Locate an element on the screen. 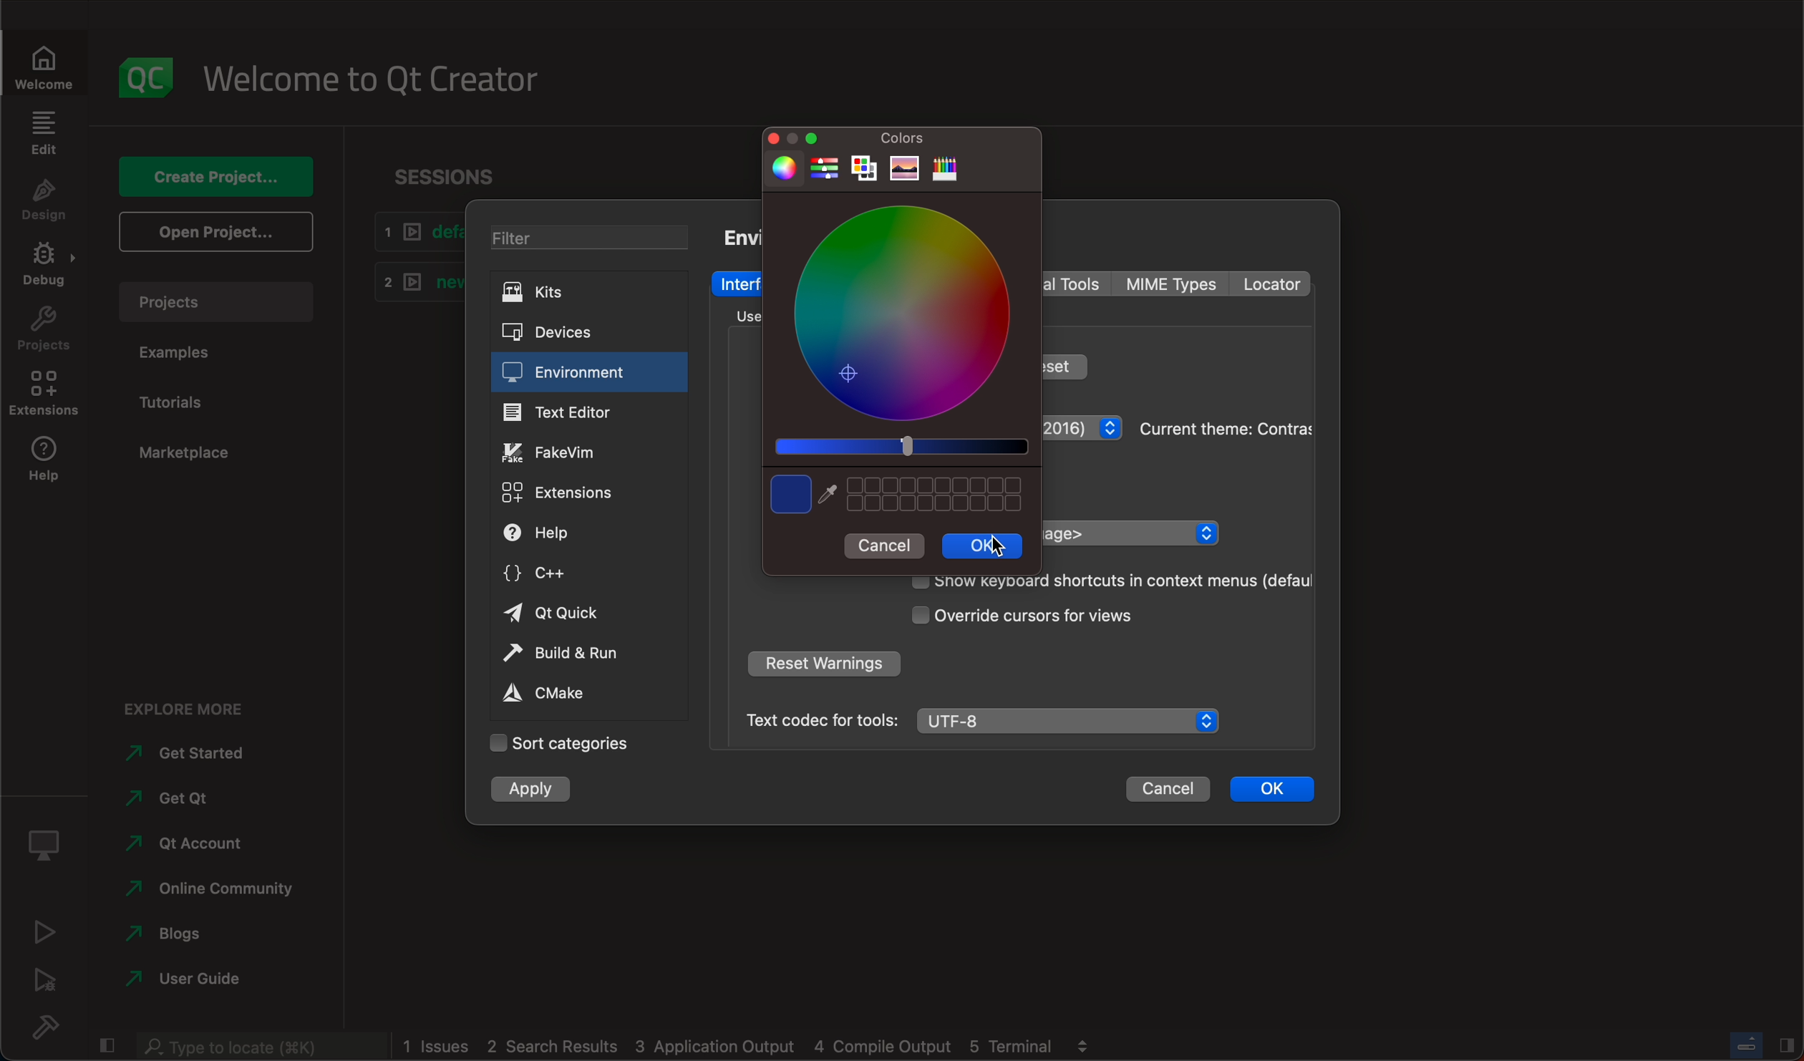 The image size is (1804, 1061). tutorials is located at coordinates (191, 400).